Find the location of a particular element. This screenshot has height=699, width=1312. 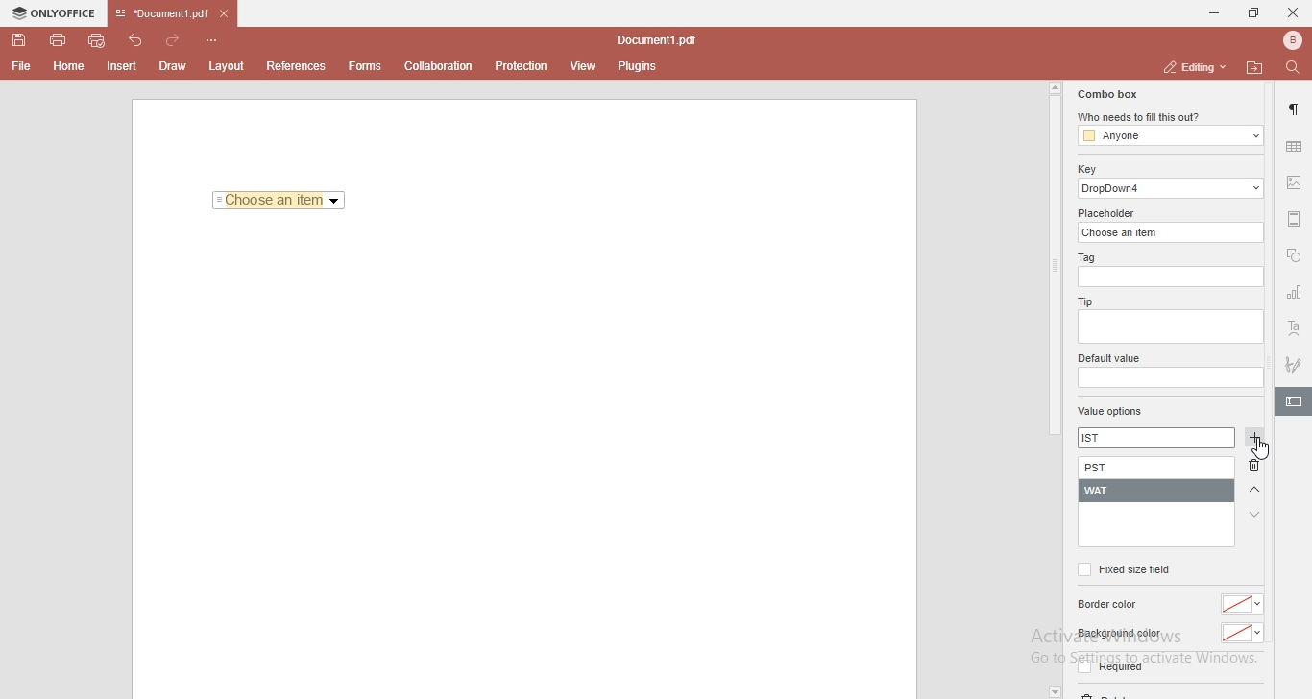

signature is located at coordinates (1295, 361).